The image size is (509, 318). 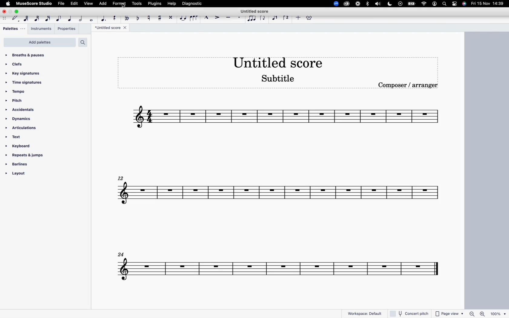 What do you see at coordinates (4, 12) in the screenshot?
I see `close` at bounding box center [4, 12].